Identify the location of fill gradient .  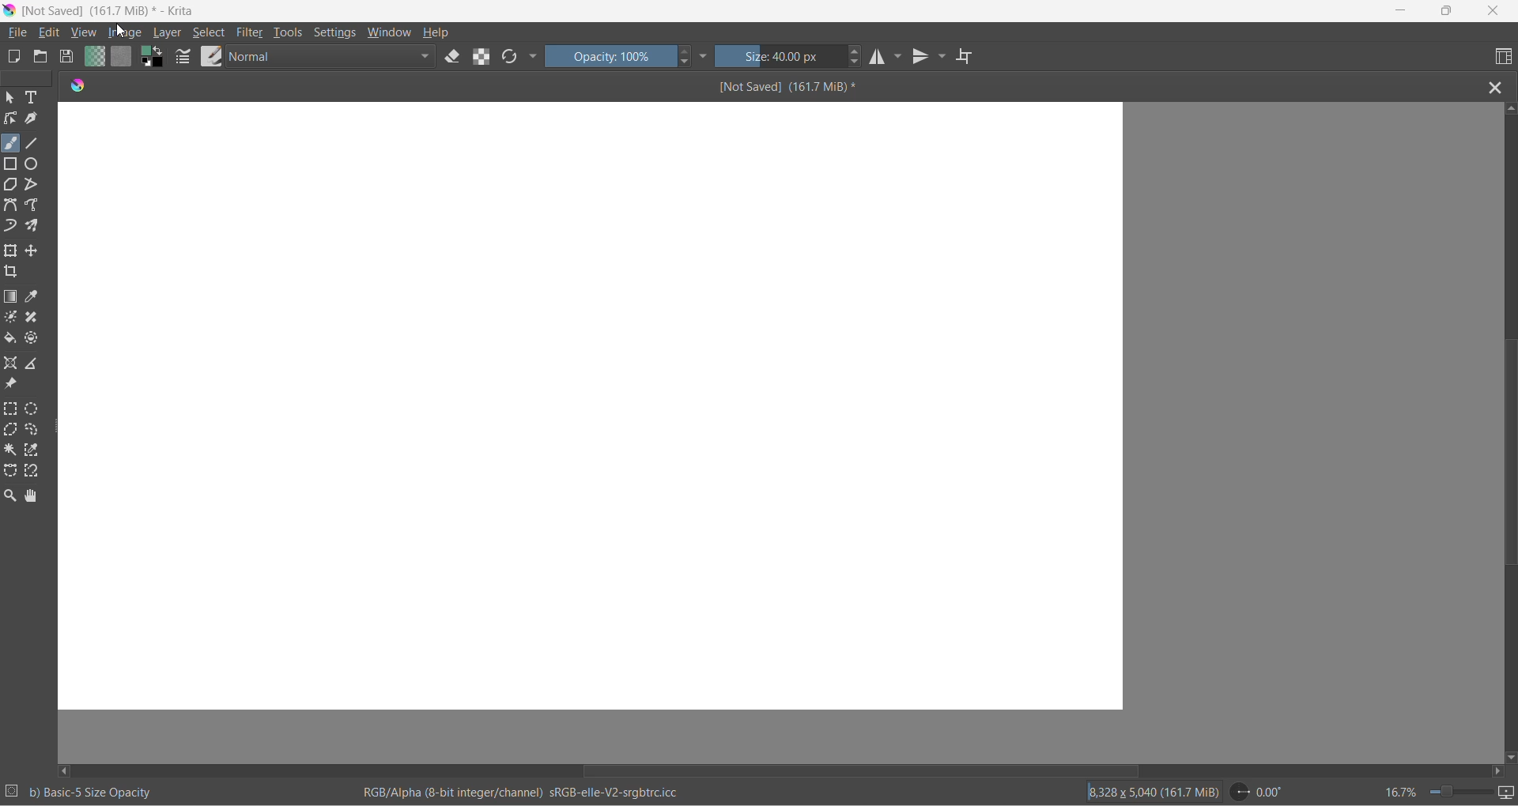
(93, 58).